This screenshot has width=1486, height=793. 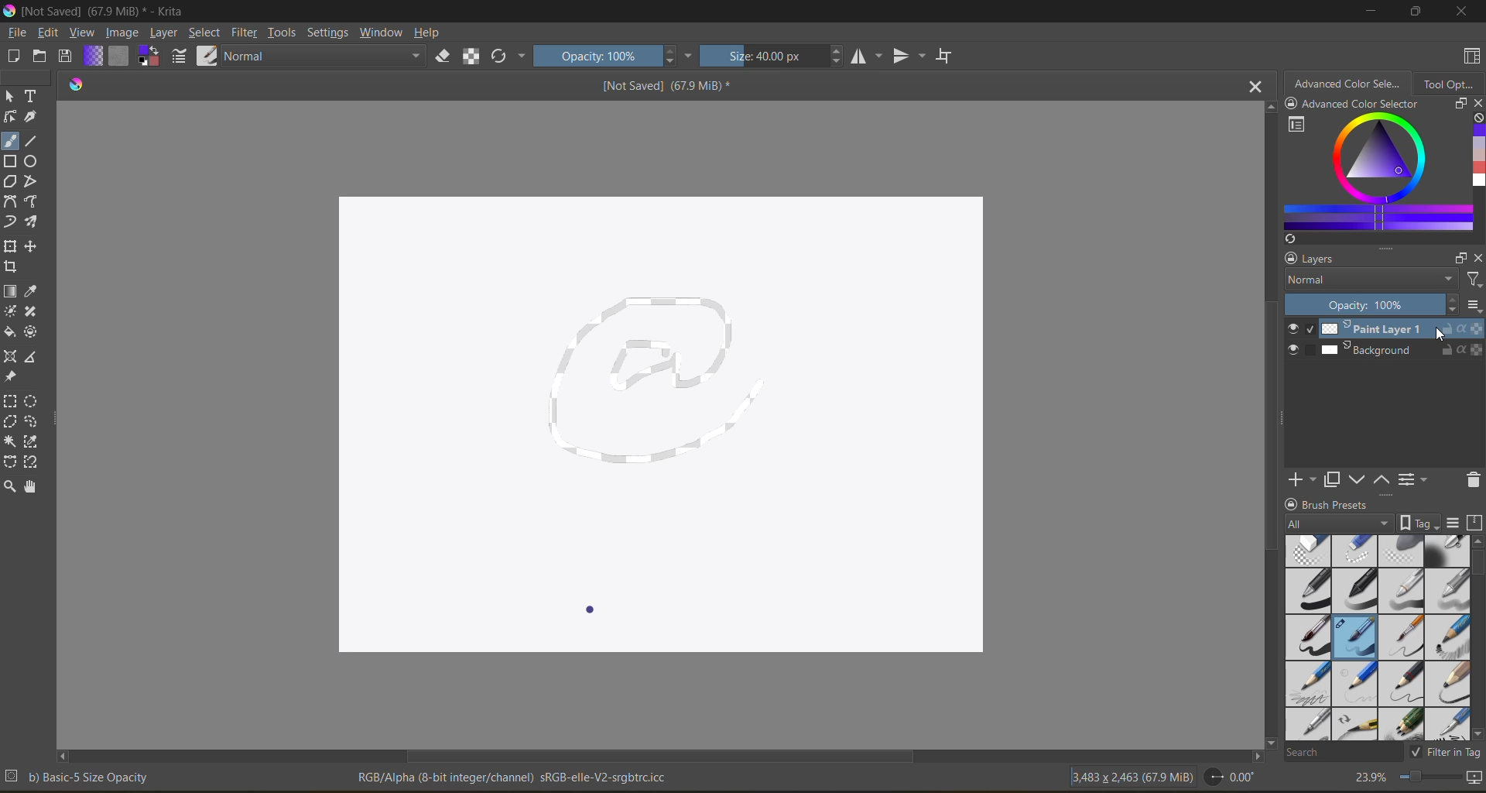 What do you see at coordinates (10, 140) in the screenshot?
I see `free hand brush tool` at bounding box center [10, 140].